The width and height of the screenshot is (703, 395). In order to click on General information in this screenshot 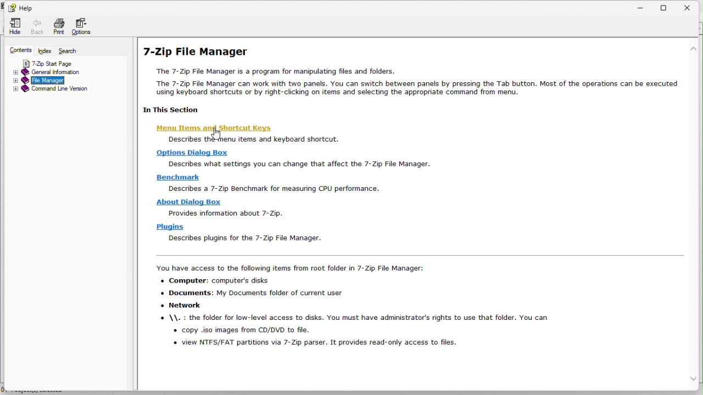, I will do `click(51, 71)`.